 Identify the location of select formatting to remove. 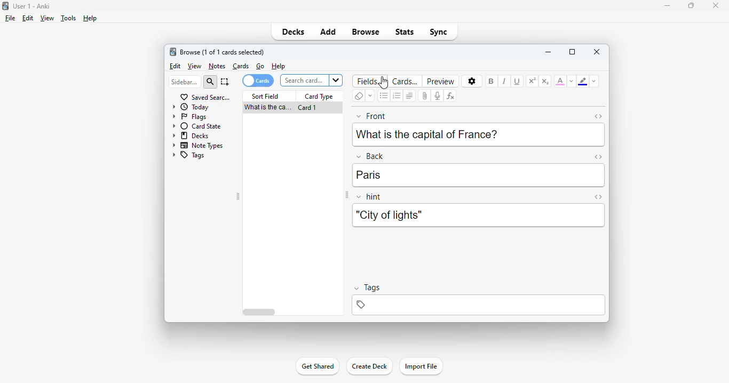
(370, 96).